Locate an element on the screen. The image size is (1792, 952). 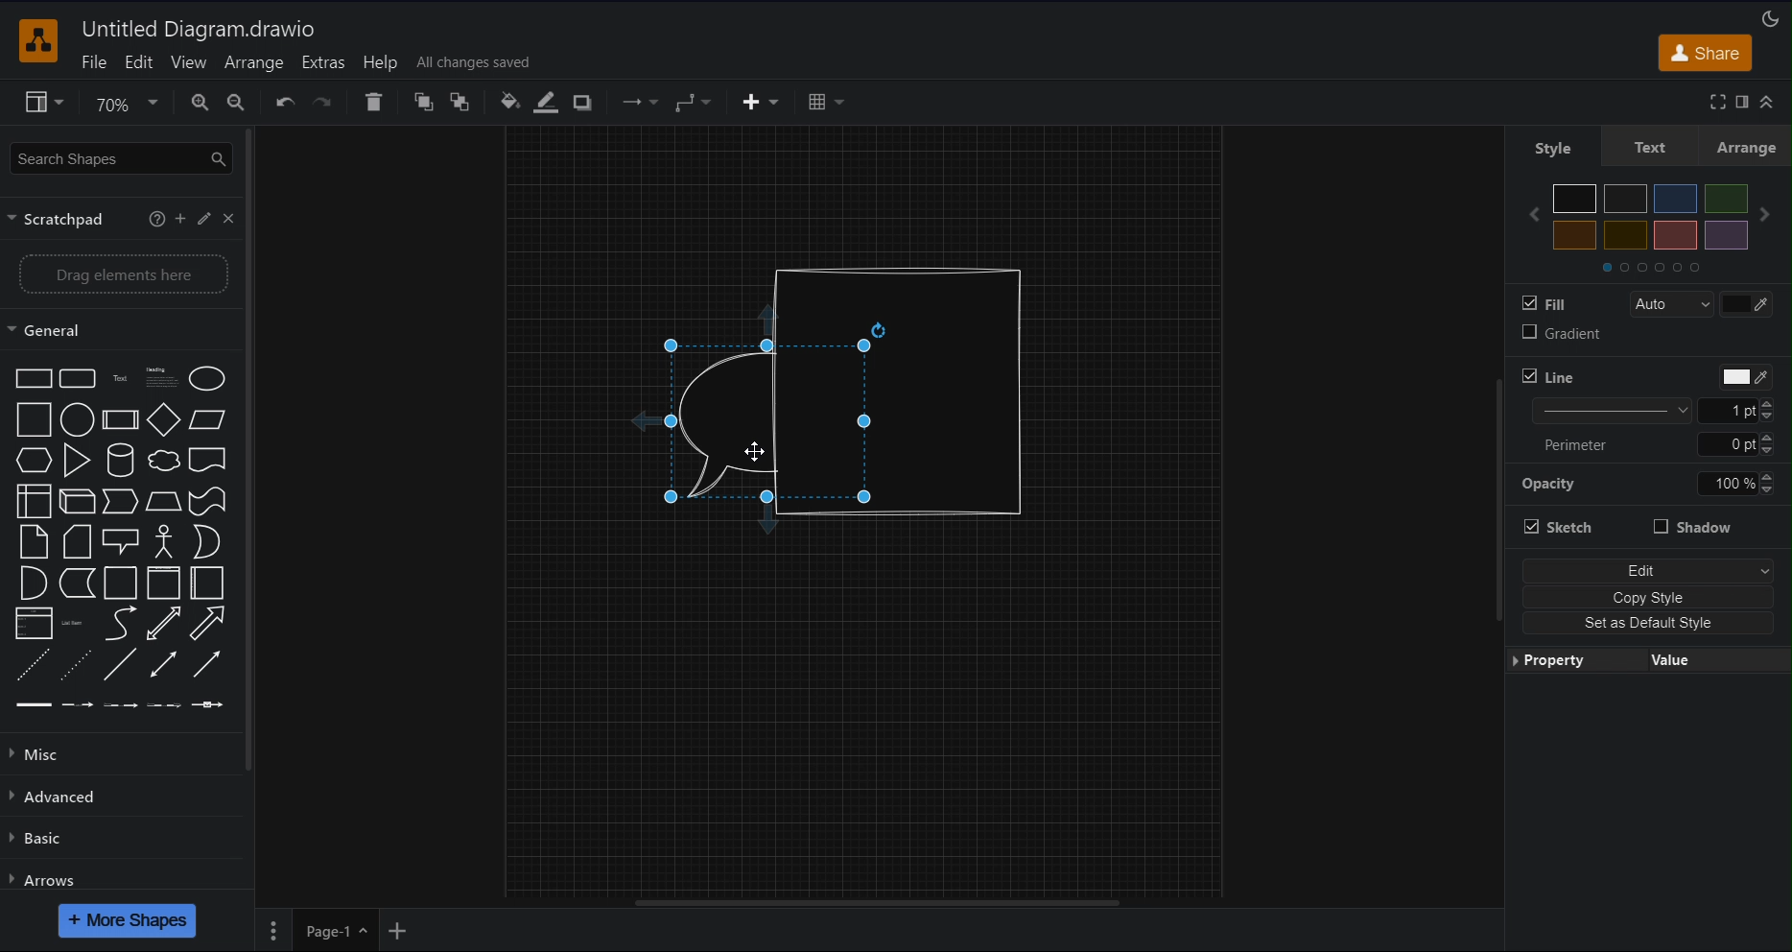
Cylinder is located at coordinates (121, 460).